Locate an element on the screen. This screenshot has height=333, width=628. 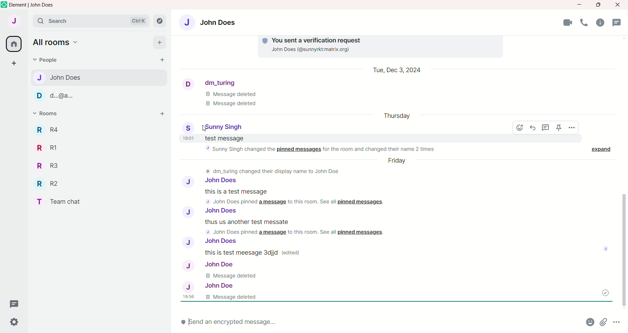
settings is located at coordinates (11, 323).